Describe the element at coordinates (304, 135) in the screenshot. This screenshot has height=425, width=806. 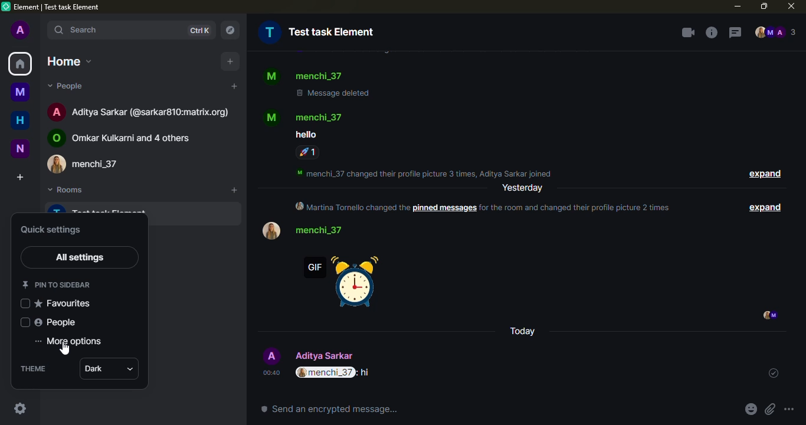
I see `message` at that location.